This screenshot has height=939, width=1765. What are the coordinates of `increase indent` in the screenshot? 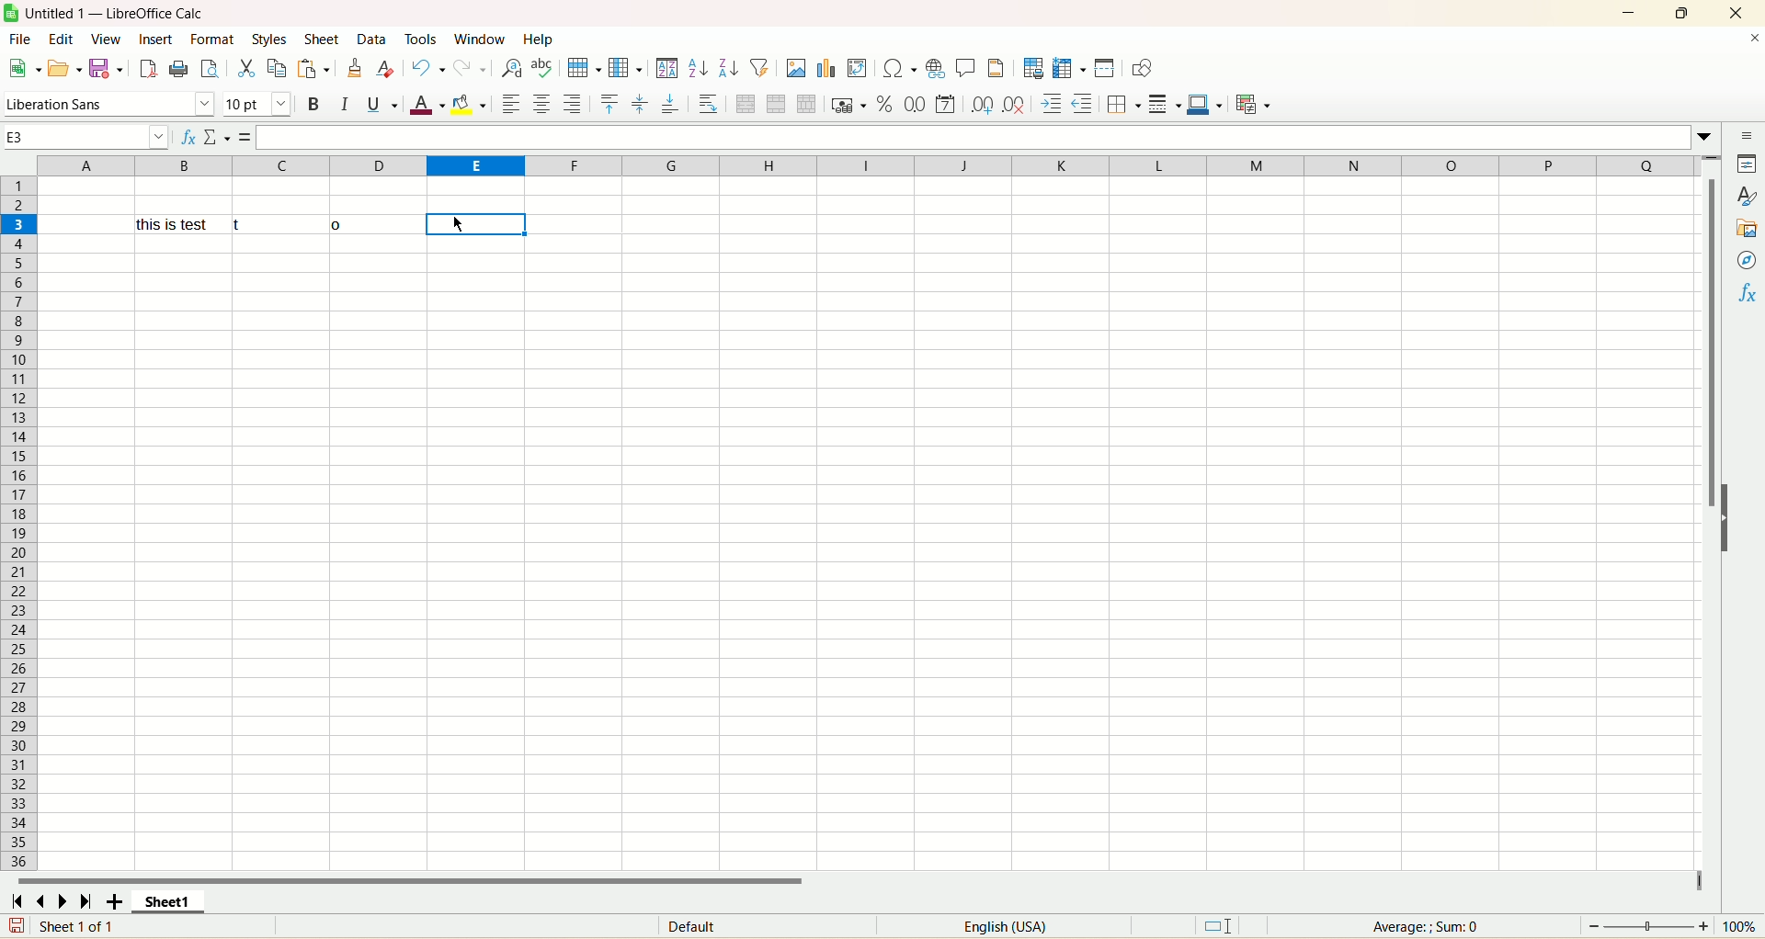 It's located at (1053, 105).